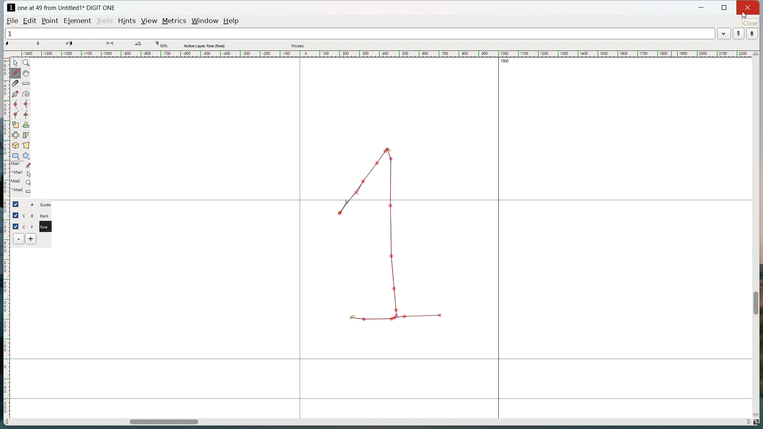 The width and height of the screenshot is (763, 429). What do you see at coordinates (755, 303) in the screenshot?
I see `vertical scrollbar` at bounding box center [755, 303].